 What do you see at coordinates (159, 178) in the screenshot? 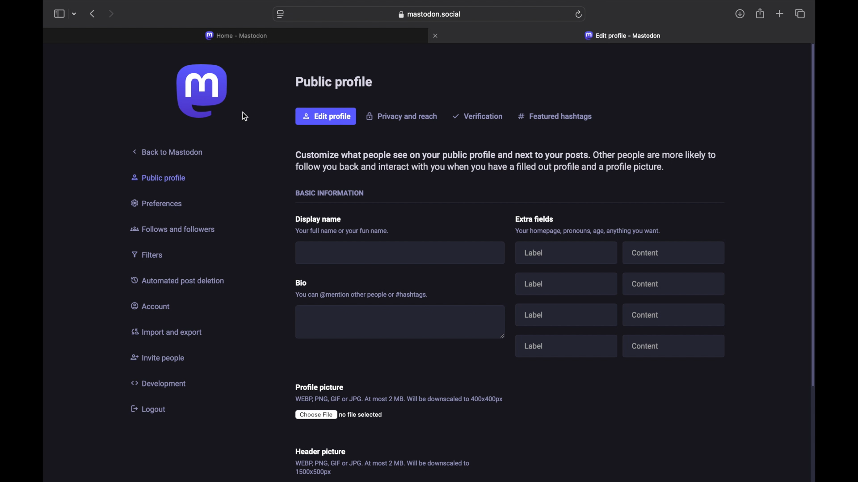
I see `public profile` at bounding box center [159, 178].